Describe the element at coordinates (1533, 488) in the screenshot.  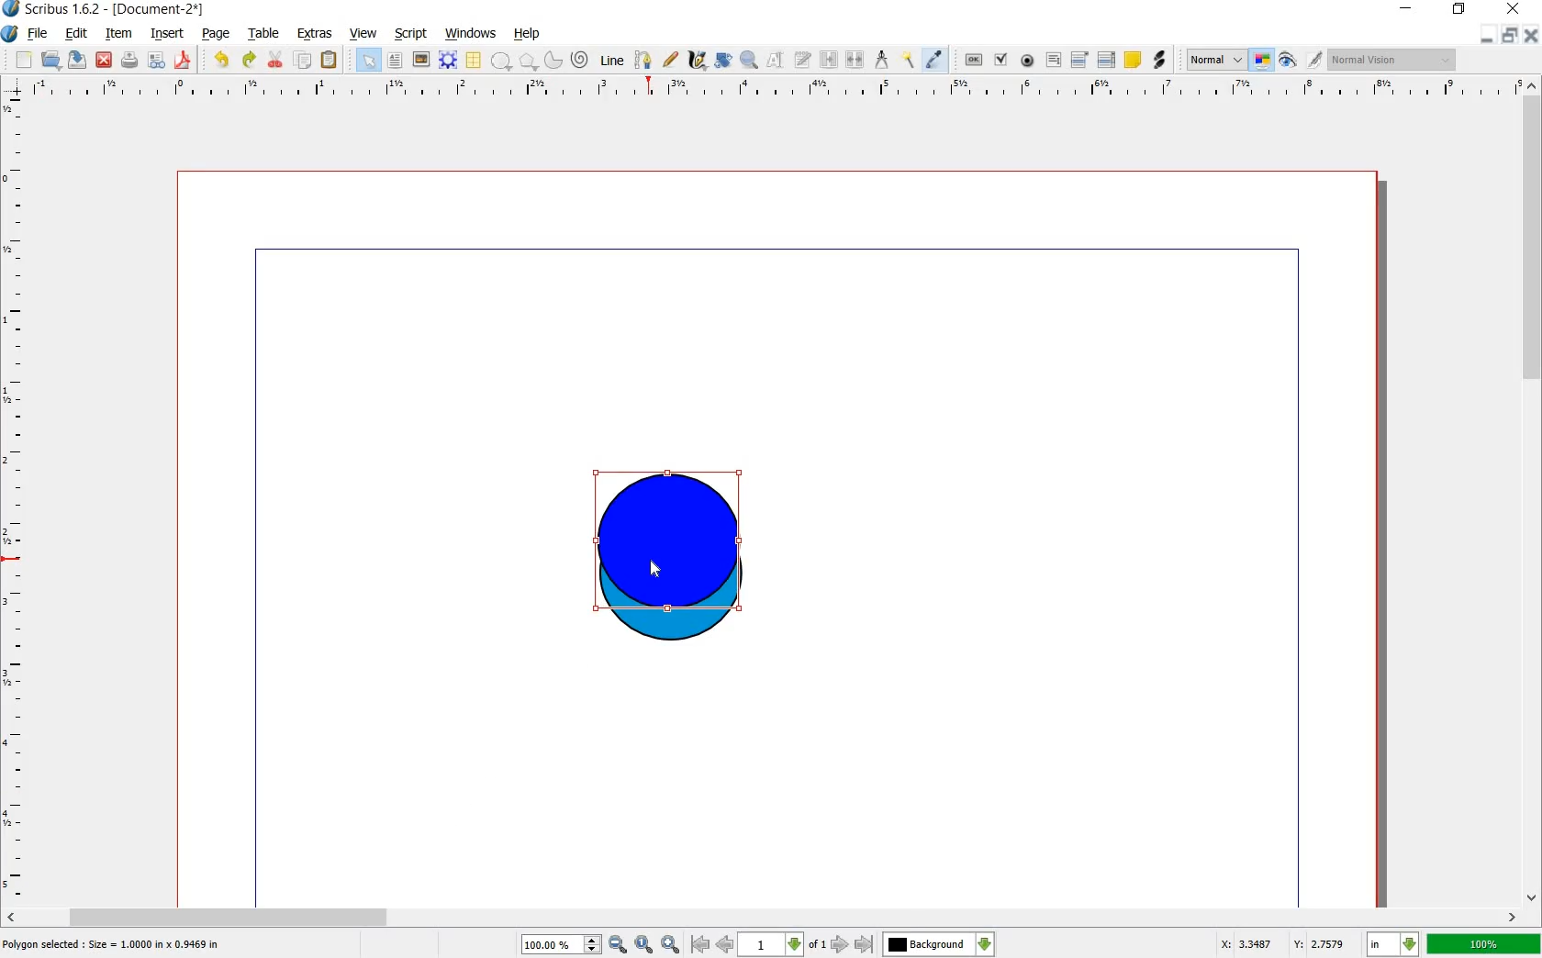
I see `scroll bar` at that location.